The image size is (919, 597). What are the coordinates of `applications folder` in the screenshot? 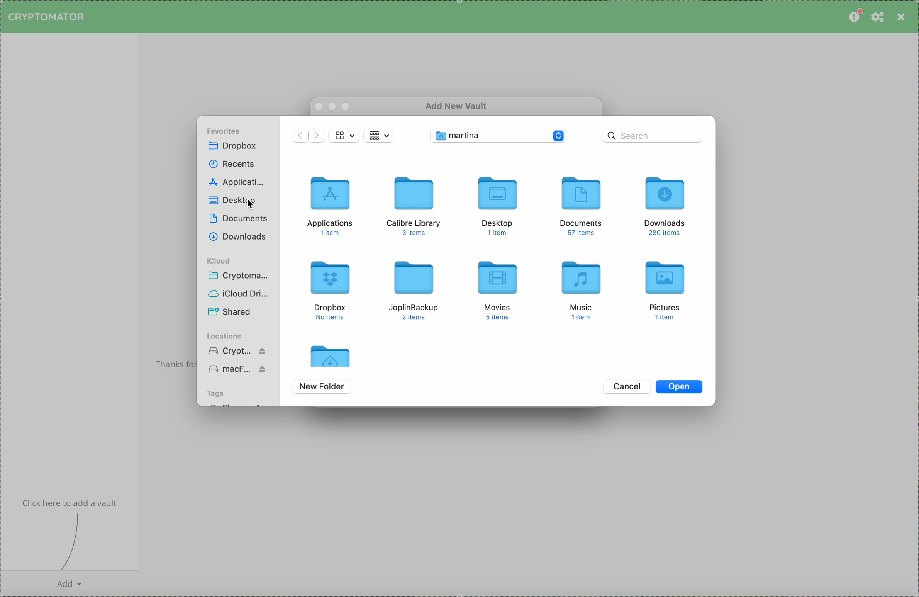 It's located at (328, 204).